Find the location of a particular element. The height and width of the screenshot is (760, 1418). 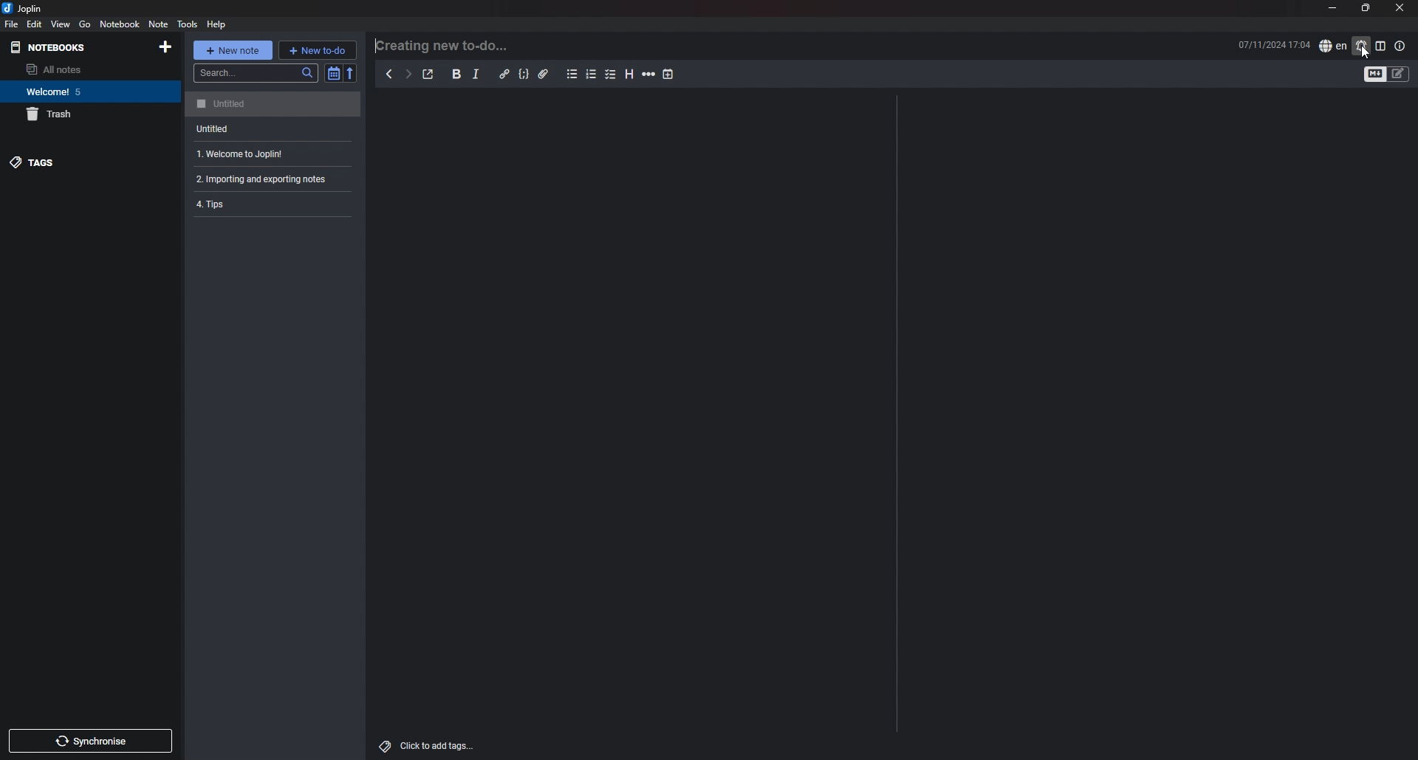

4. Tips is located at coordinates (257, 206).